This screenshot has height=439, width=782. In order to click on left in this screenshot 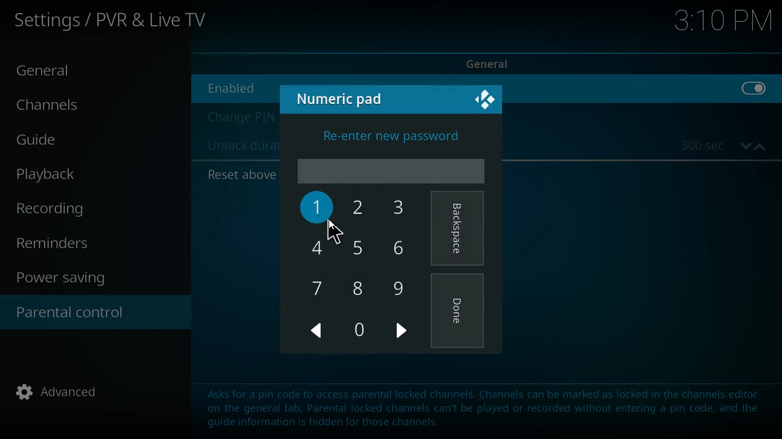, I will do `click(318, 331)`.